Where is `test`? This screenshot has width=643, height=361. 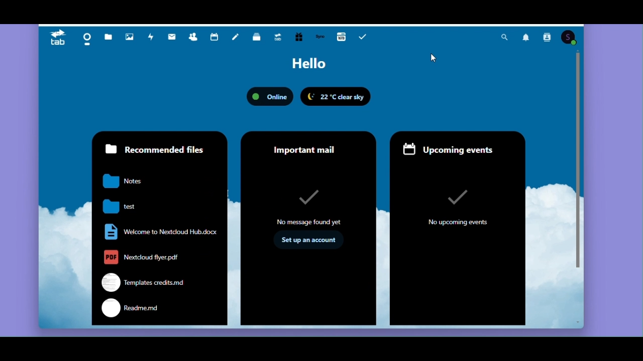 test is located at coordinates (130, 205).